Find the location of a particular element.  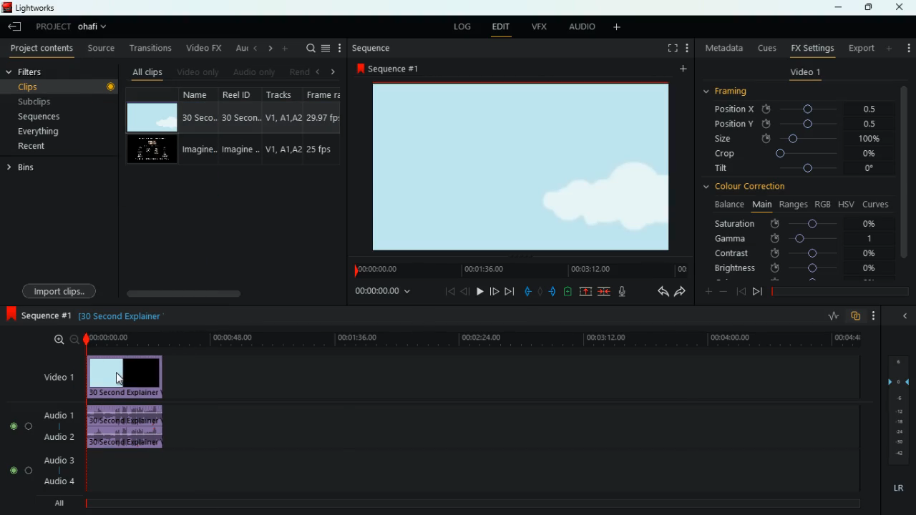

leave is located at coordinates (14, 26).